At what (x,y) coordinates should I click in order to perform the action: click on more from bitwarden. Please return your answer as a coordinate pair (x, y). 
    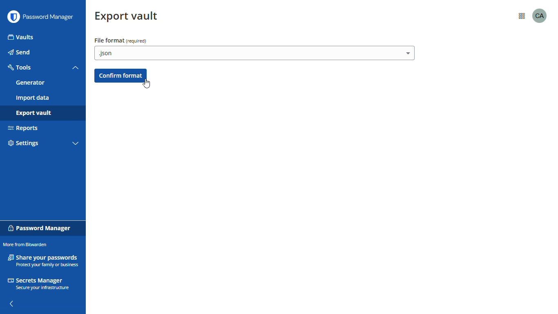
    Looking at the image, I should click on (26, 244).